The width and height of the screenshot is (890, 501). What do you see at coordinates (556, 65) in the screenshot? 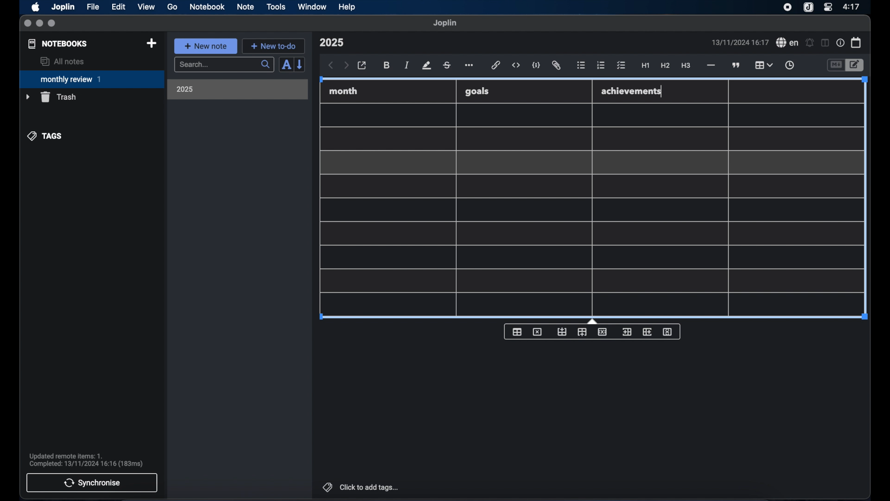
I see `attach file` at bounding box center [556, 65].